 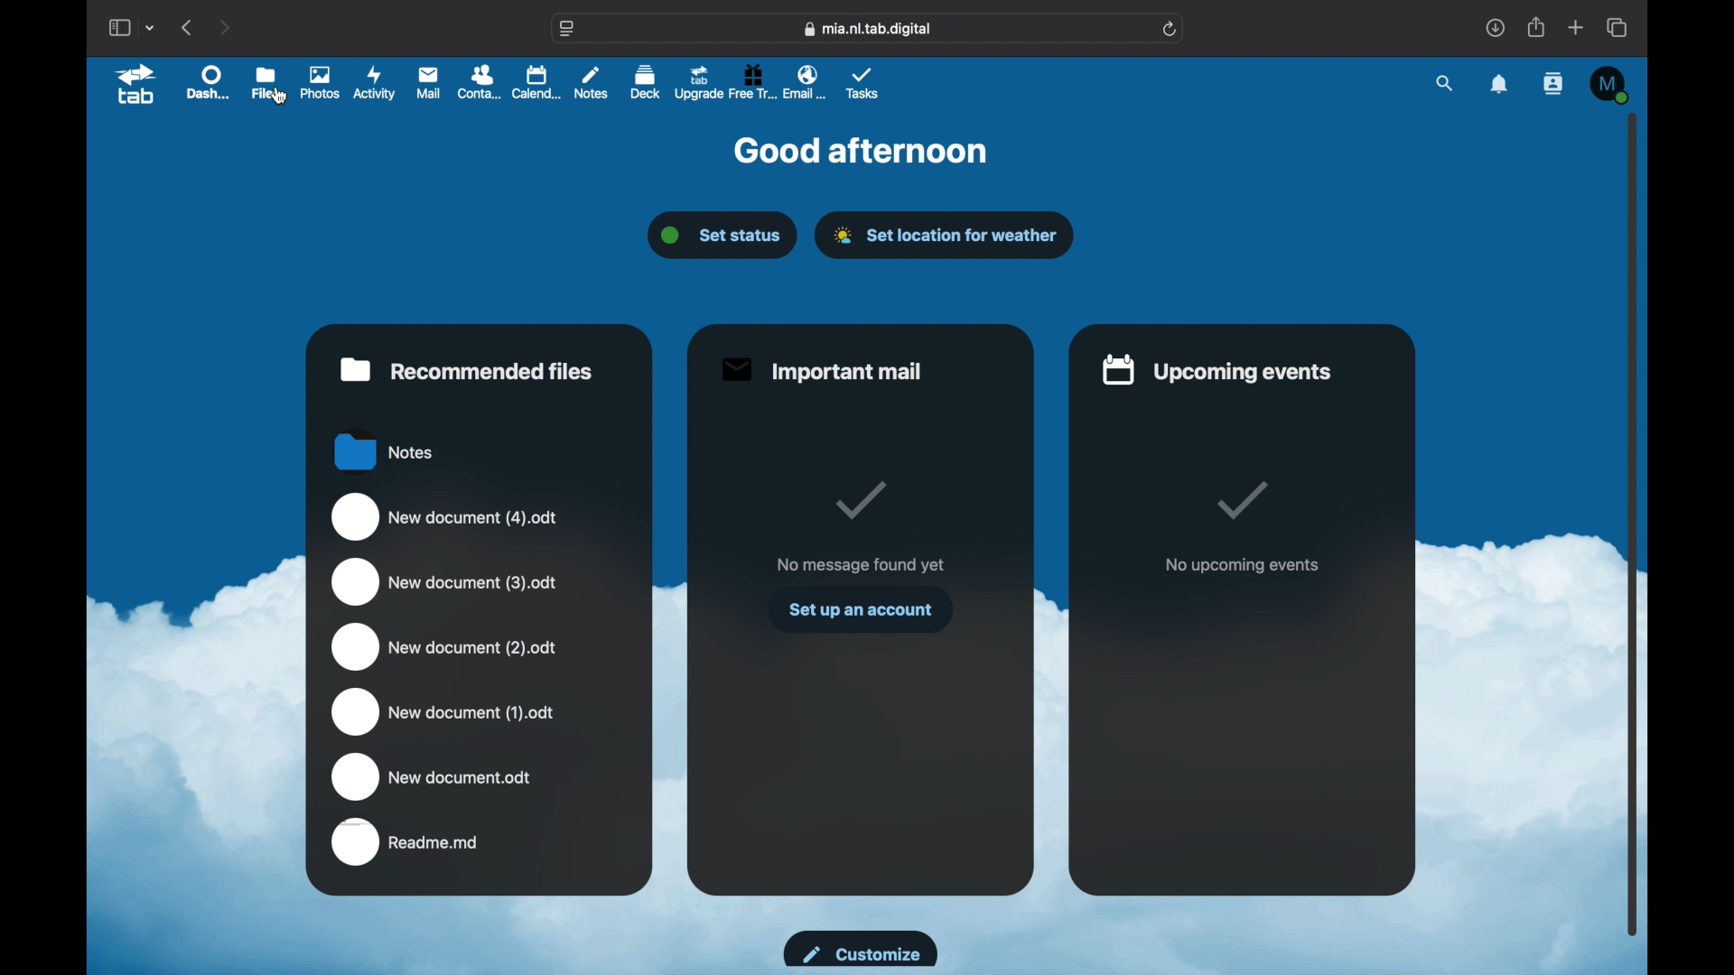 I want to click on photos, so click(x=319, y=82).